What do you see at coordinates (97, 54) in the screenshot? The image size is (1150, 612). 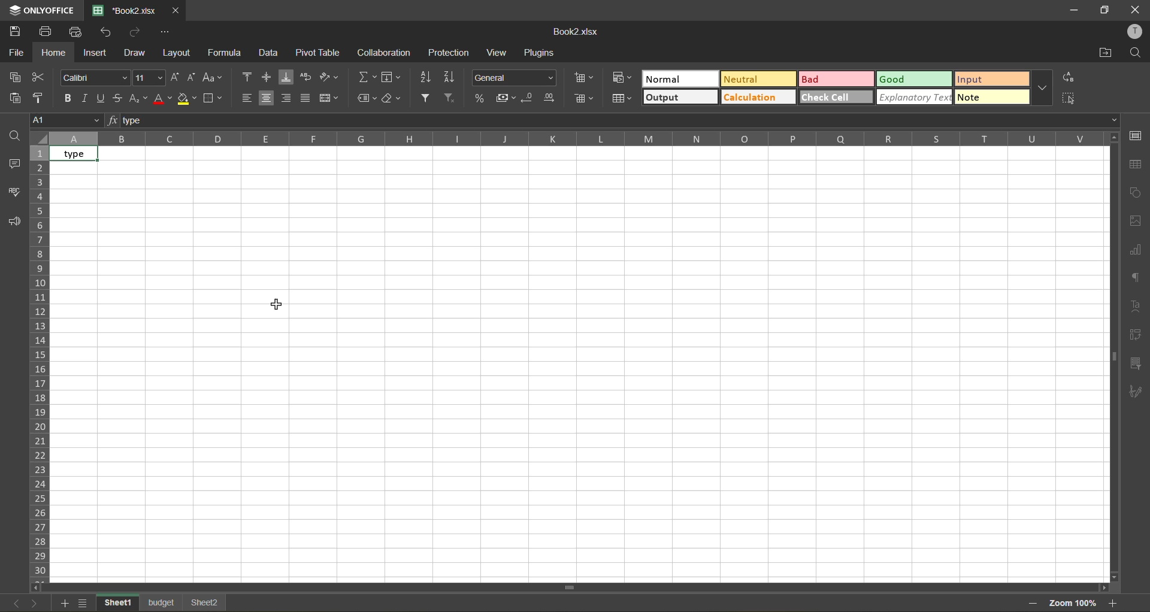 I see `insert` at bounding box center [97, 54].